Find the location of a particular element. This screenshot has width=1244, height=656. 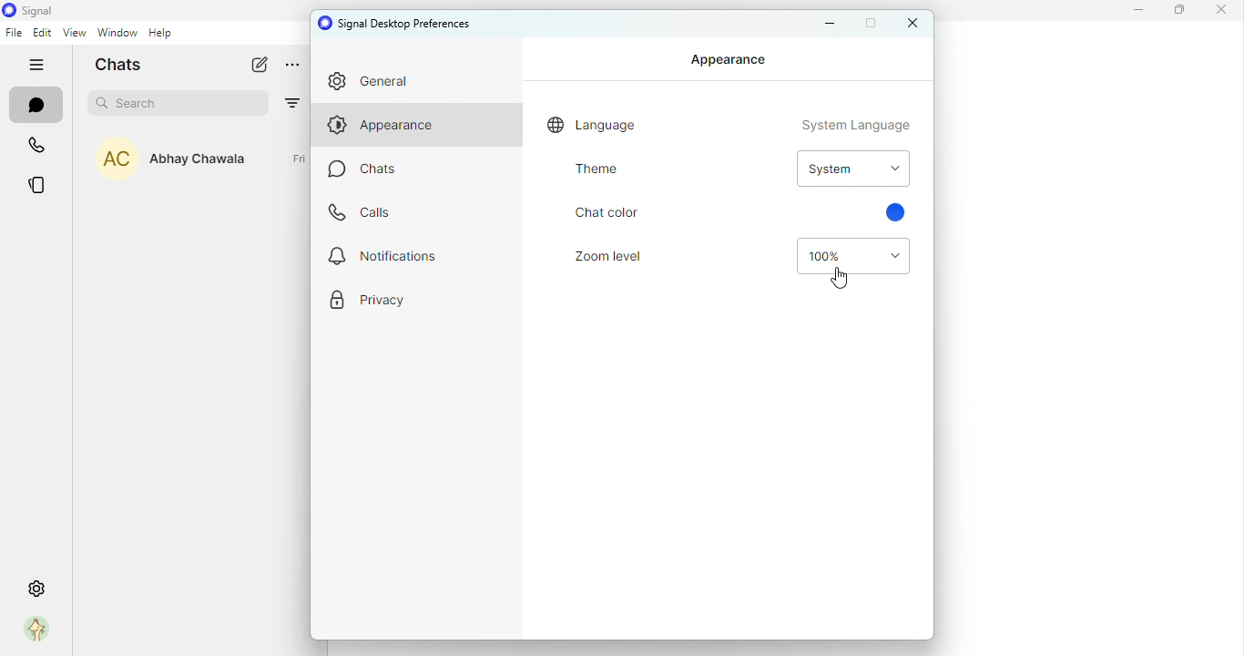

help is located at coordinates (161, 36).